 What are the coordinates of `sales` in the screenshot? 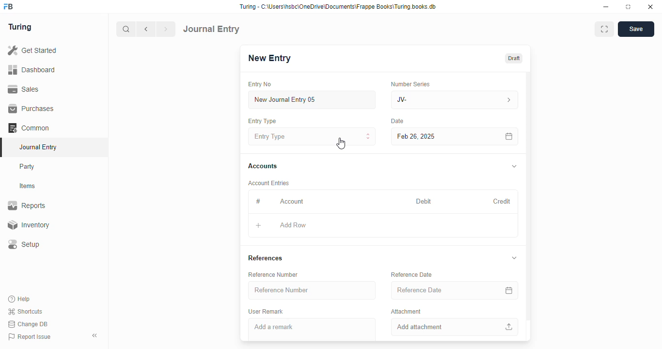 It's located at (24, 89).